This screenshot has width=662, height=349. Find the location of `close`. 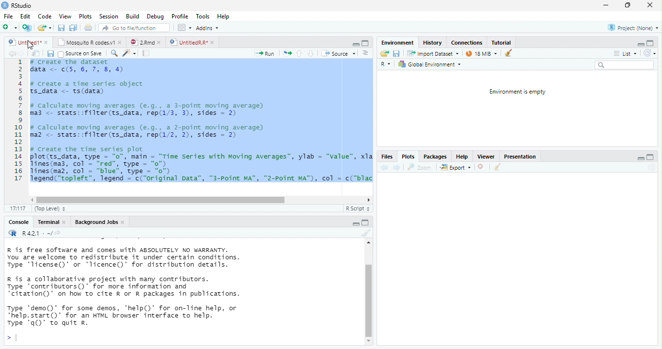

close is located at coordinates (121, 42).